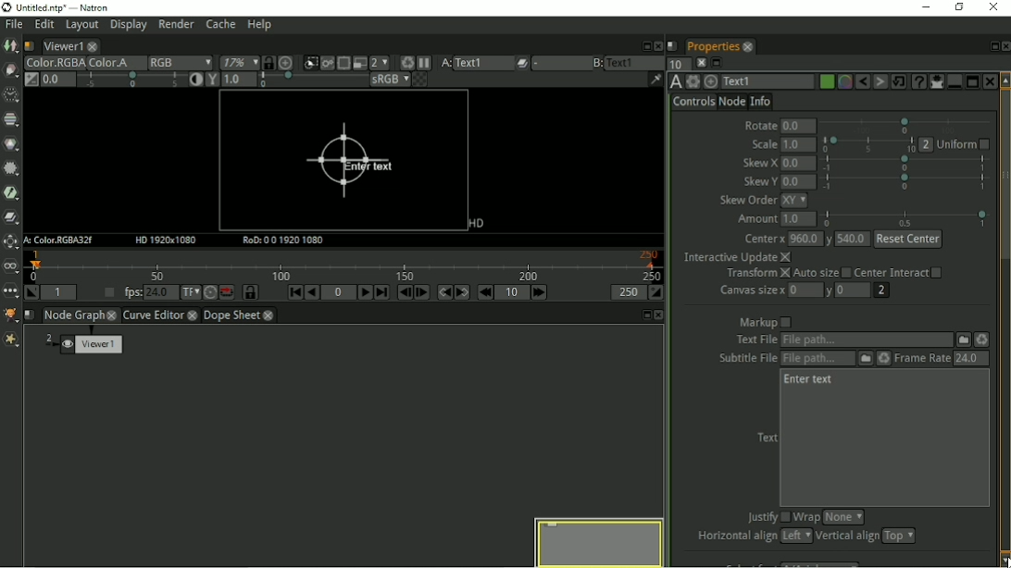 This screenshot has width=1011, height=568. Describe the element at coordinates (131, 80) in the screenshot. I see `selection bar` at that location.